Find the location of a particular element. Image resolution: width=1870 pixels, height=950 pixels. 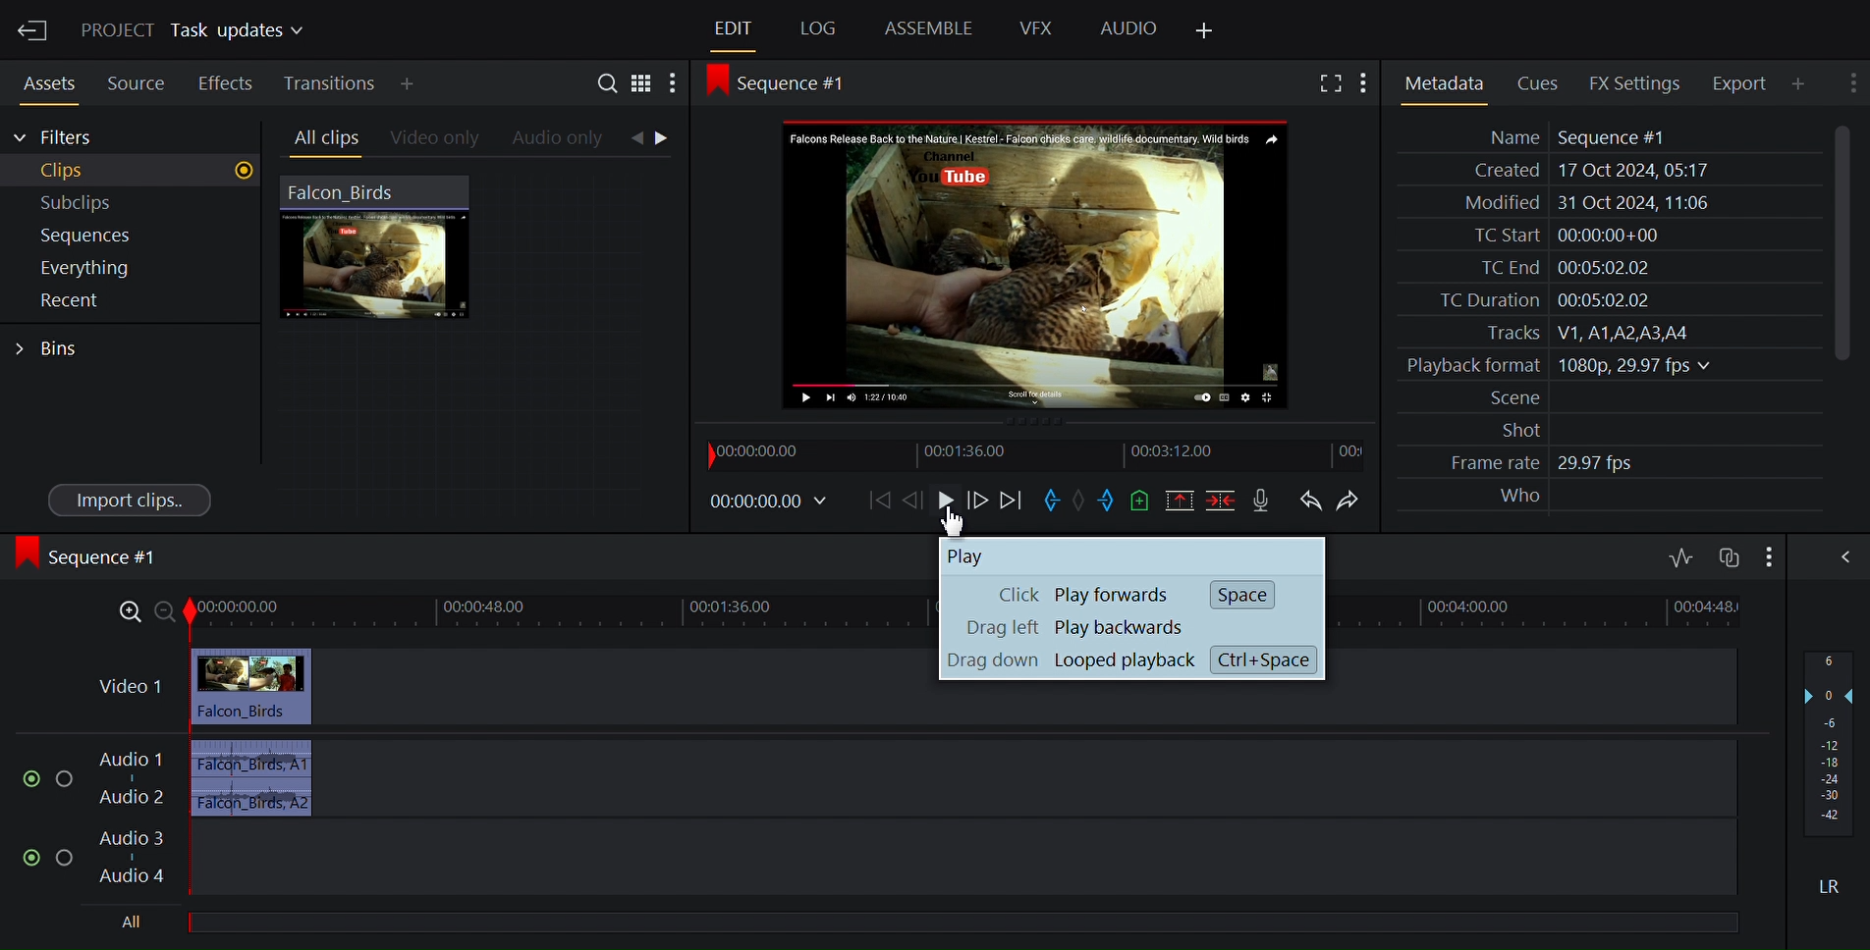

Cues is located at coordinates (1536, 82).